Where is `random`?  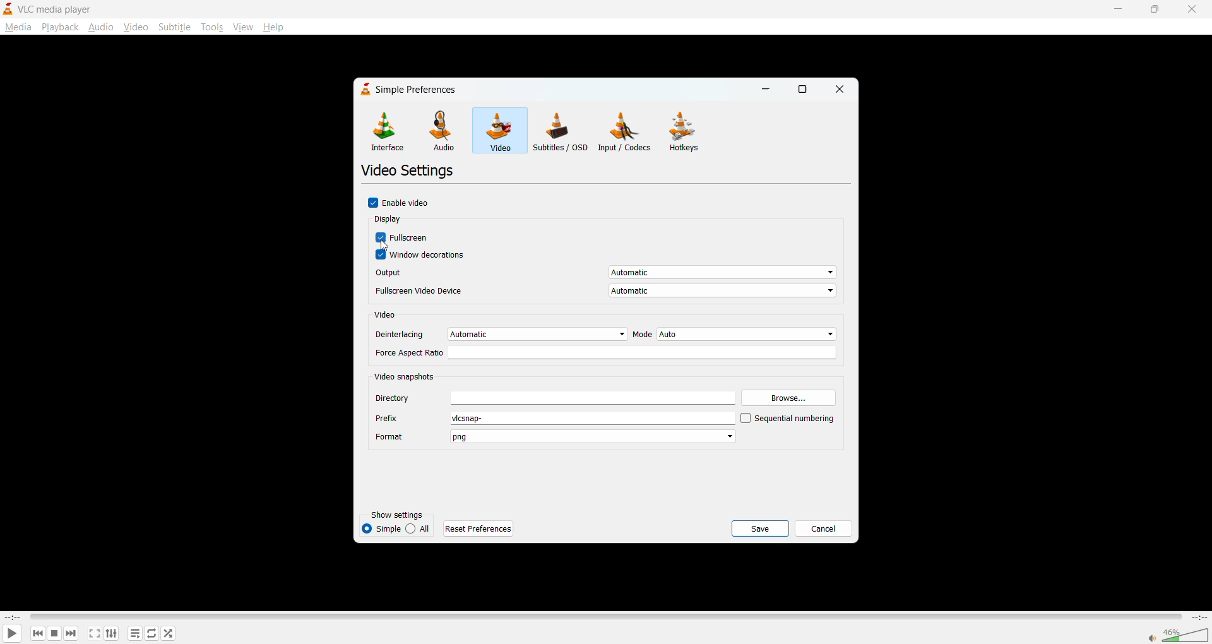
random is located at coordinates (167, 632).